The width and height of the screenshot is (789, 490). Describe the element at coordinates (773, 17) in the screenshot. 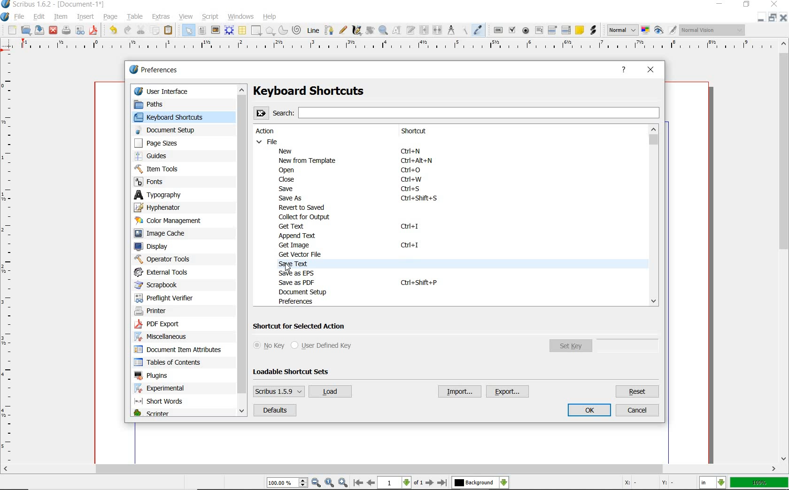

I see `minimize` at that location.